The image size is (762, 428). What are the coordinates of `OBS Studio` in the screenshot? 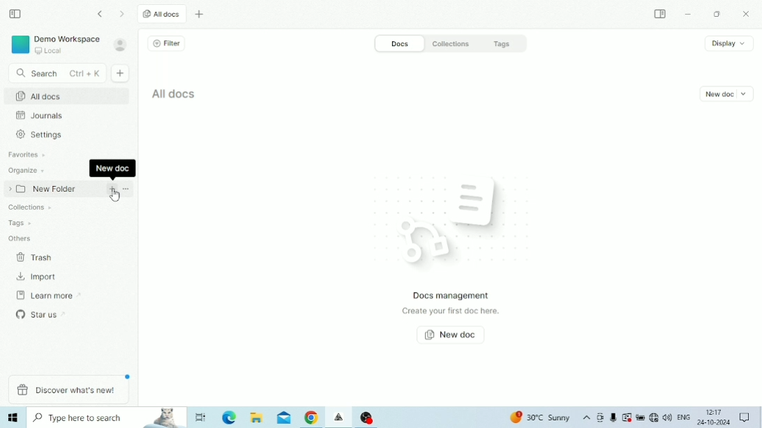 It's located at (367, 417).